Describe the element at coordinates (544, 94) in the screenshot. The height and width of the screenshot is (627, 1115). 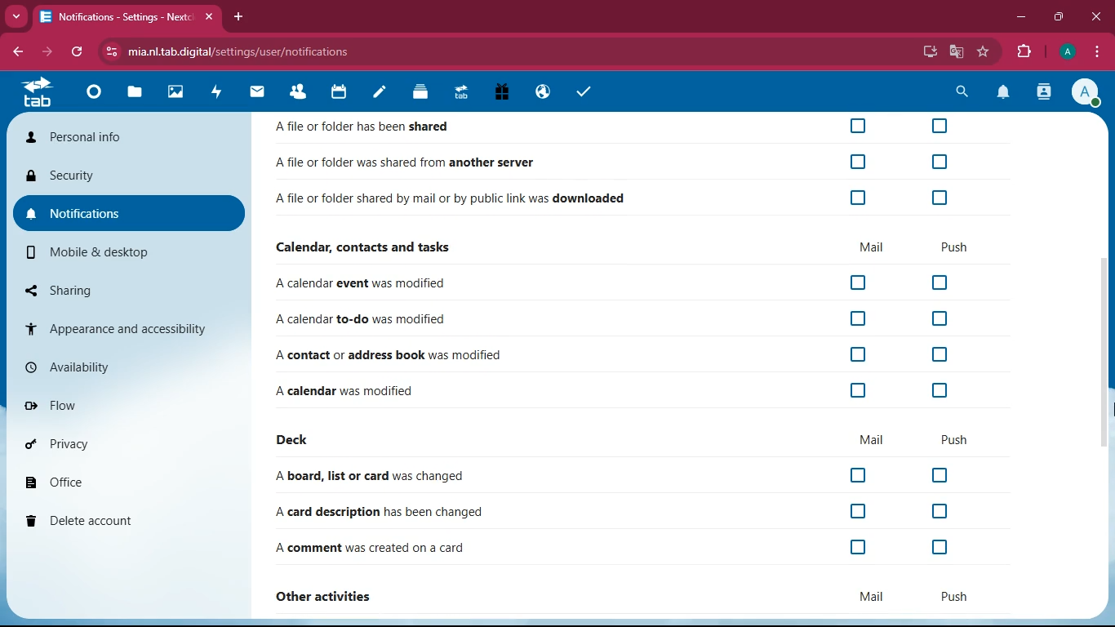
I see `Email Hosting` at that location.